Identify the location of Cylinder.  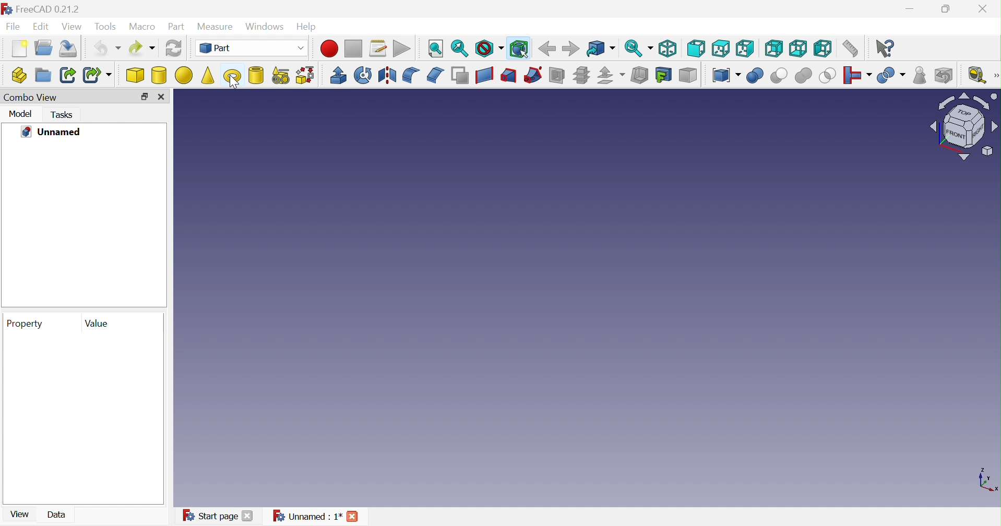
(160, 76).